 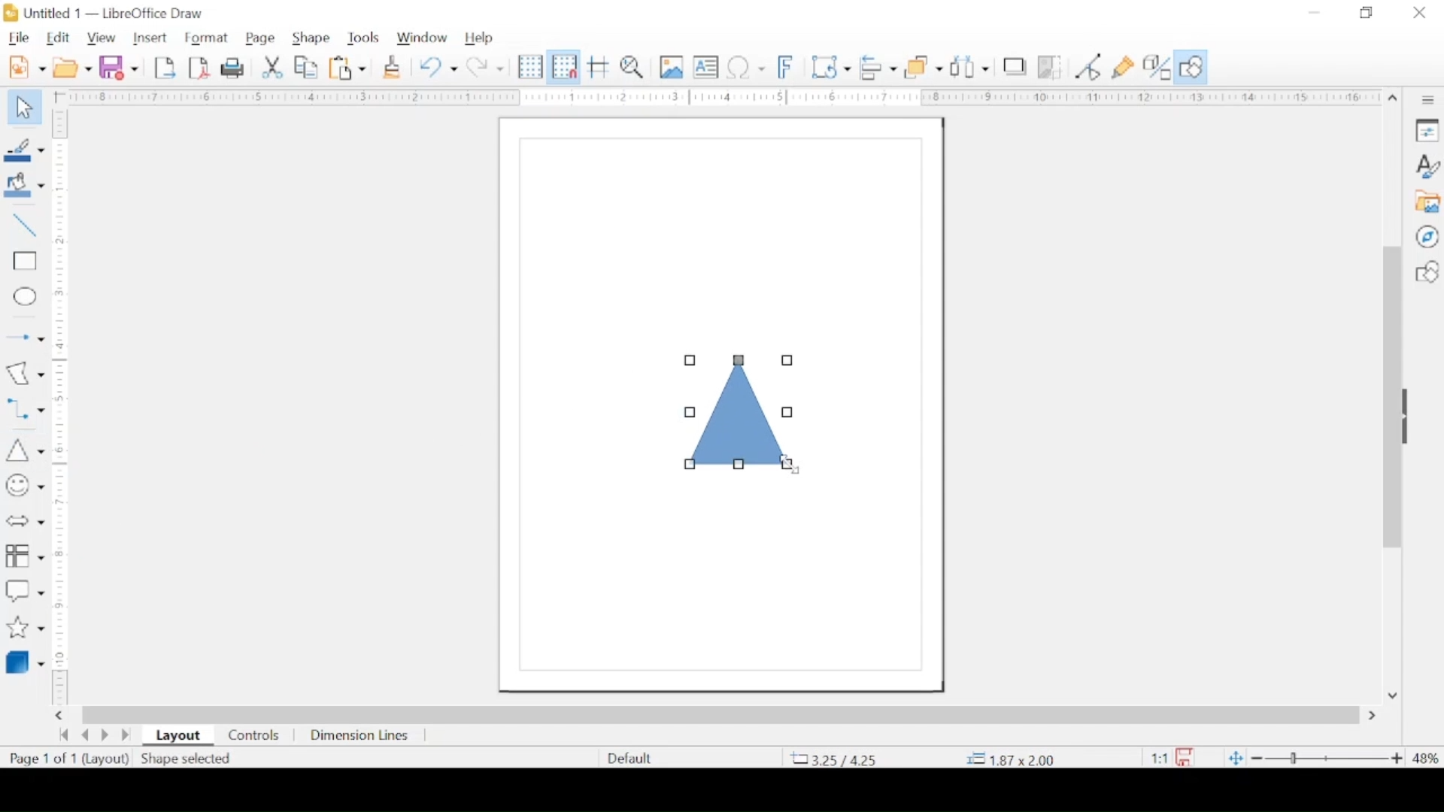 What do you see at coordinates (705, 66) in the screenshot?
I see `insert textbox` at bounding box center [705, 66].